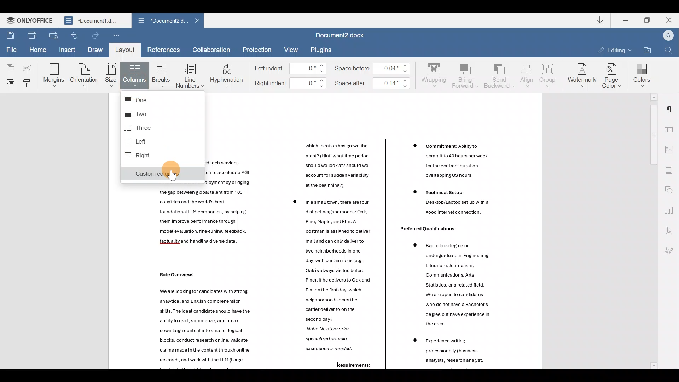 This screenshot has height=382, width=679. I want to click on , so click(199, 328).